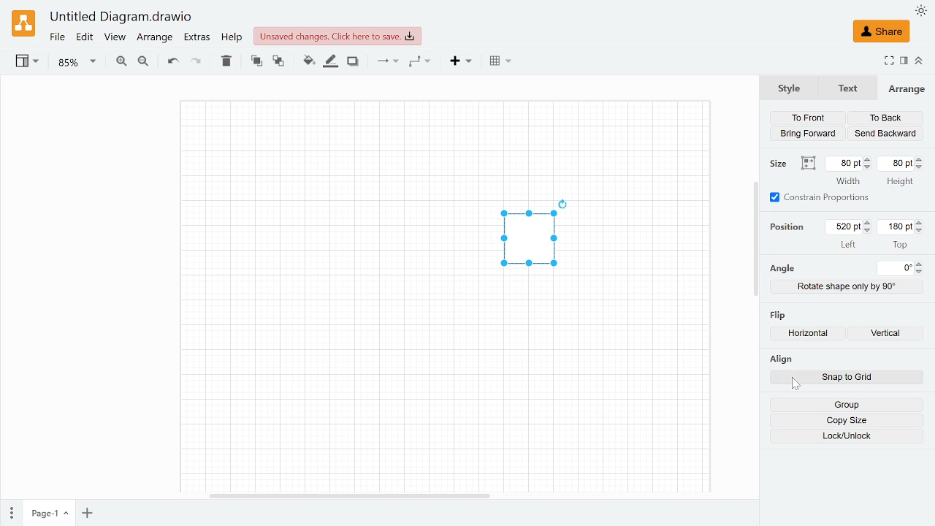  What do you see at coordinates (847, 286) in the screenshot?
I see `Rotate shape only by 90 degrees` at bounding box center [847, 286].